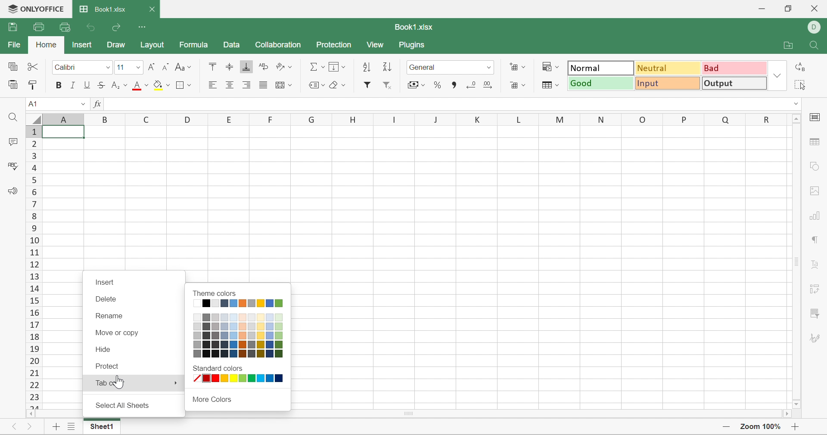 The height and width of the screenshot is (435, 827). Describe the element at coordinates (35, 301) in the screenshot. I see `15` at that location.